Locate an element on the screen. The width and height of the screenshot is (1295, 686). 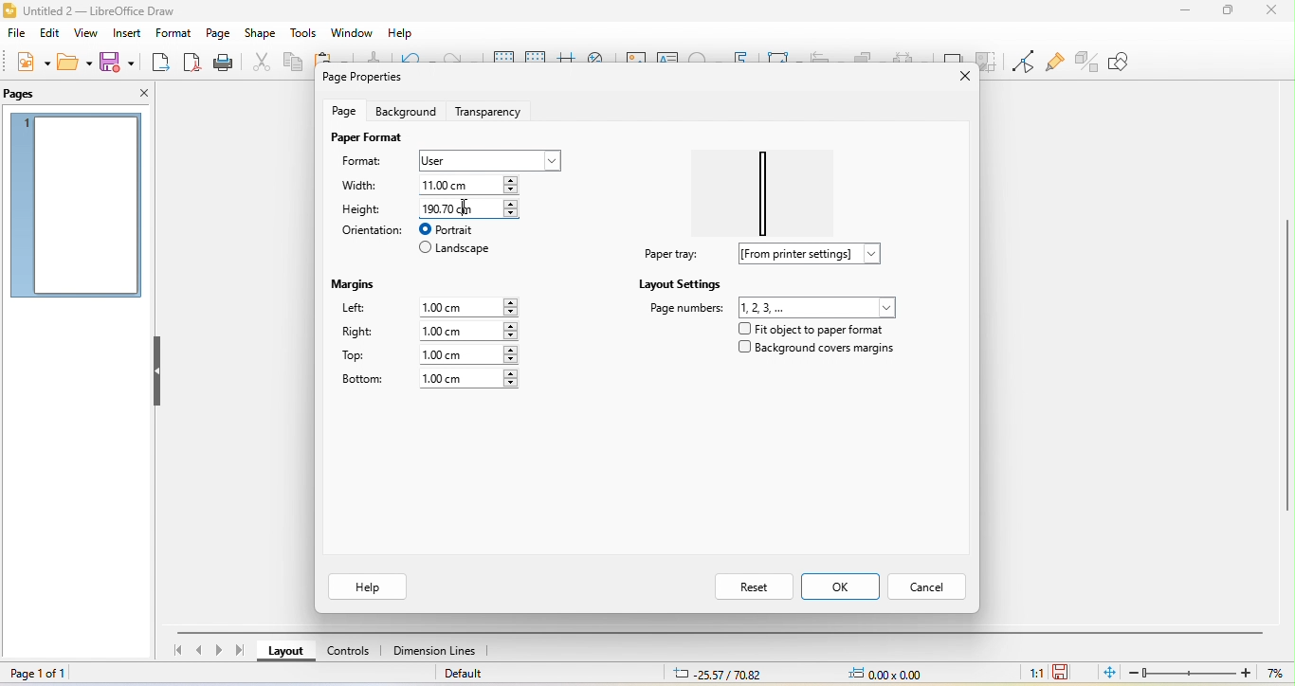
bottom is located at coordinates (362, 380).